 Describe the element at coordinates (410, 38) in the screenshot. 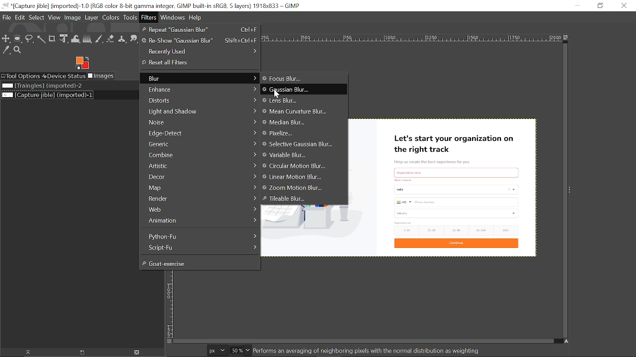

I see `Horizontal label` at that location.